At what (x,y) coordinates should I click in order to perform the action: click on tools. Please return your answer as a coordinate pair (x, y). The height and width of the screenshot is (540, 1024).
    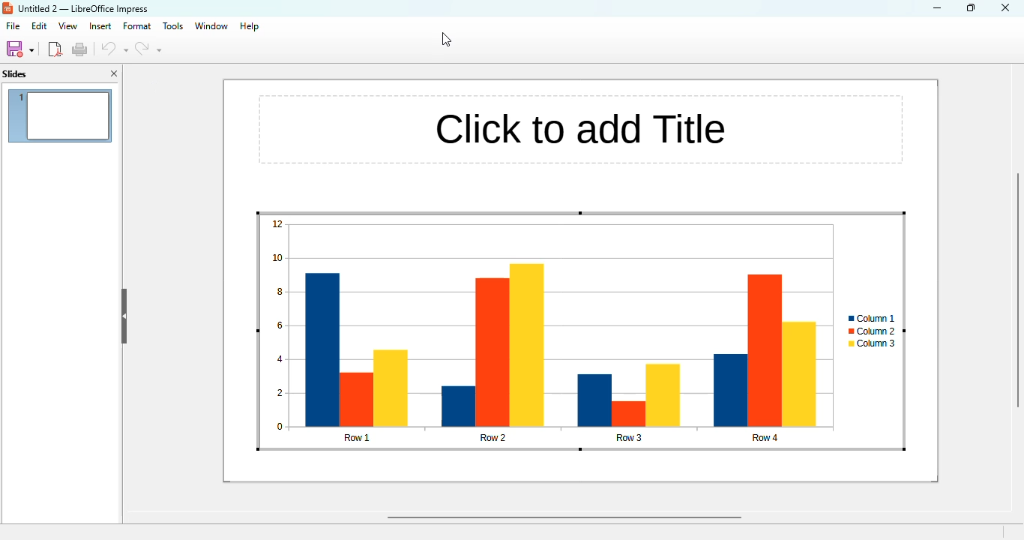
    Looking at the image, I should click on (175, 25).